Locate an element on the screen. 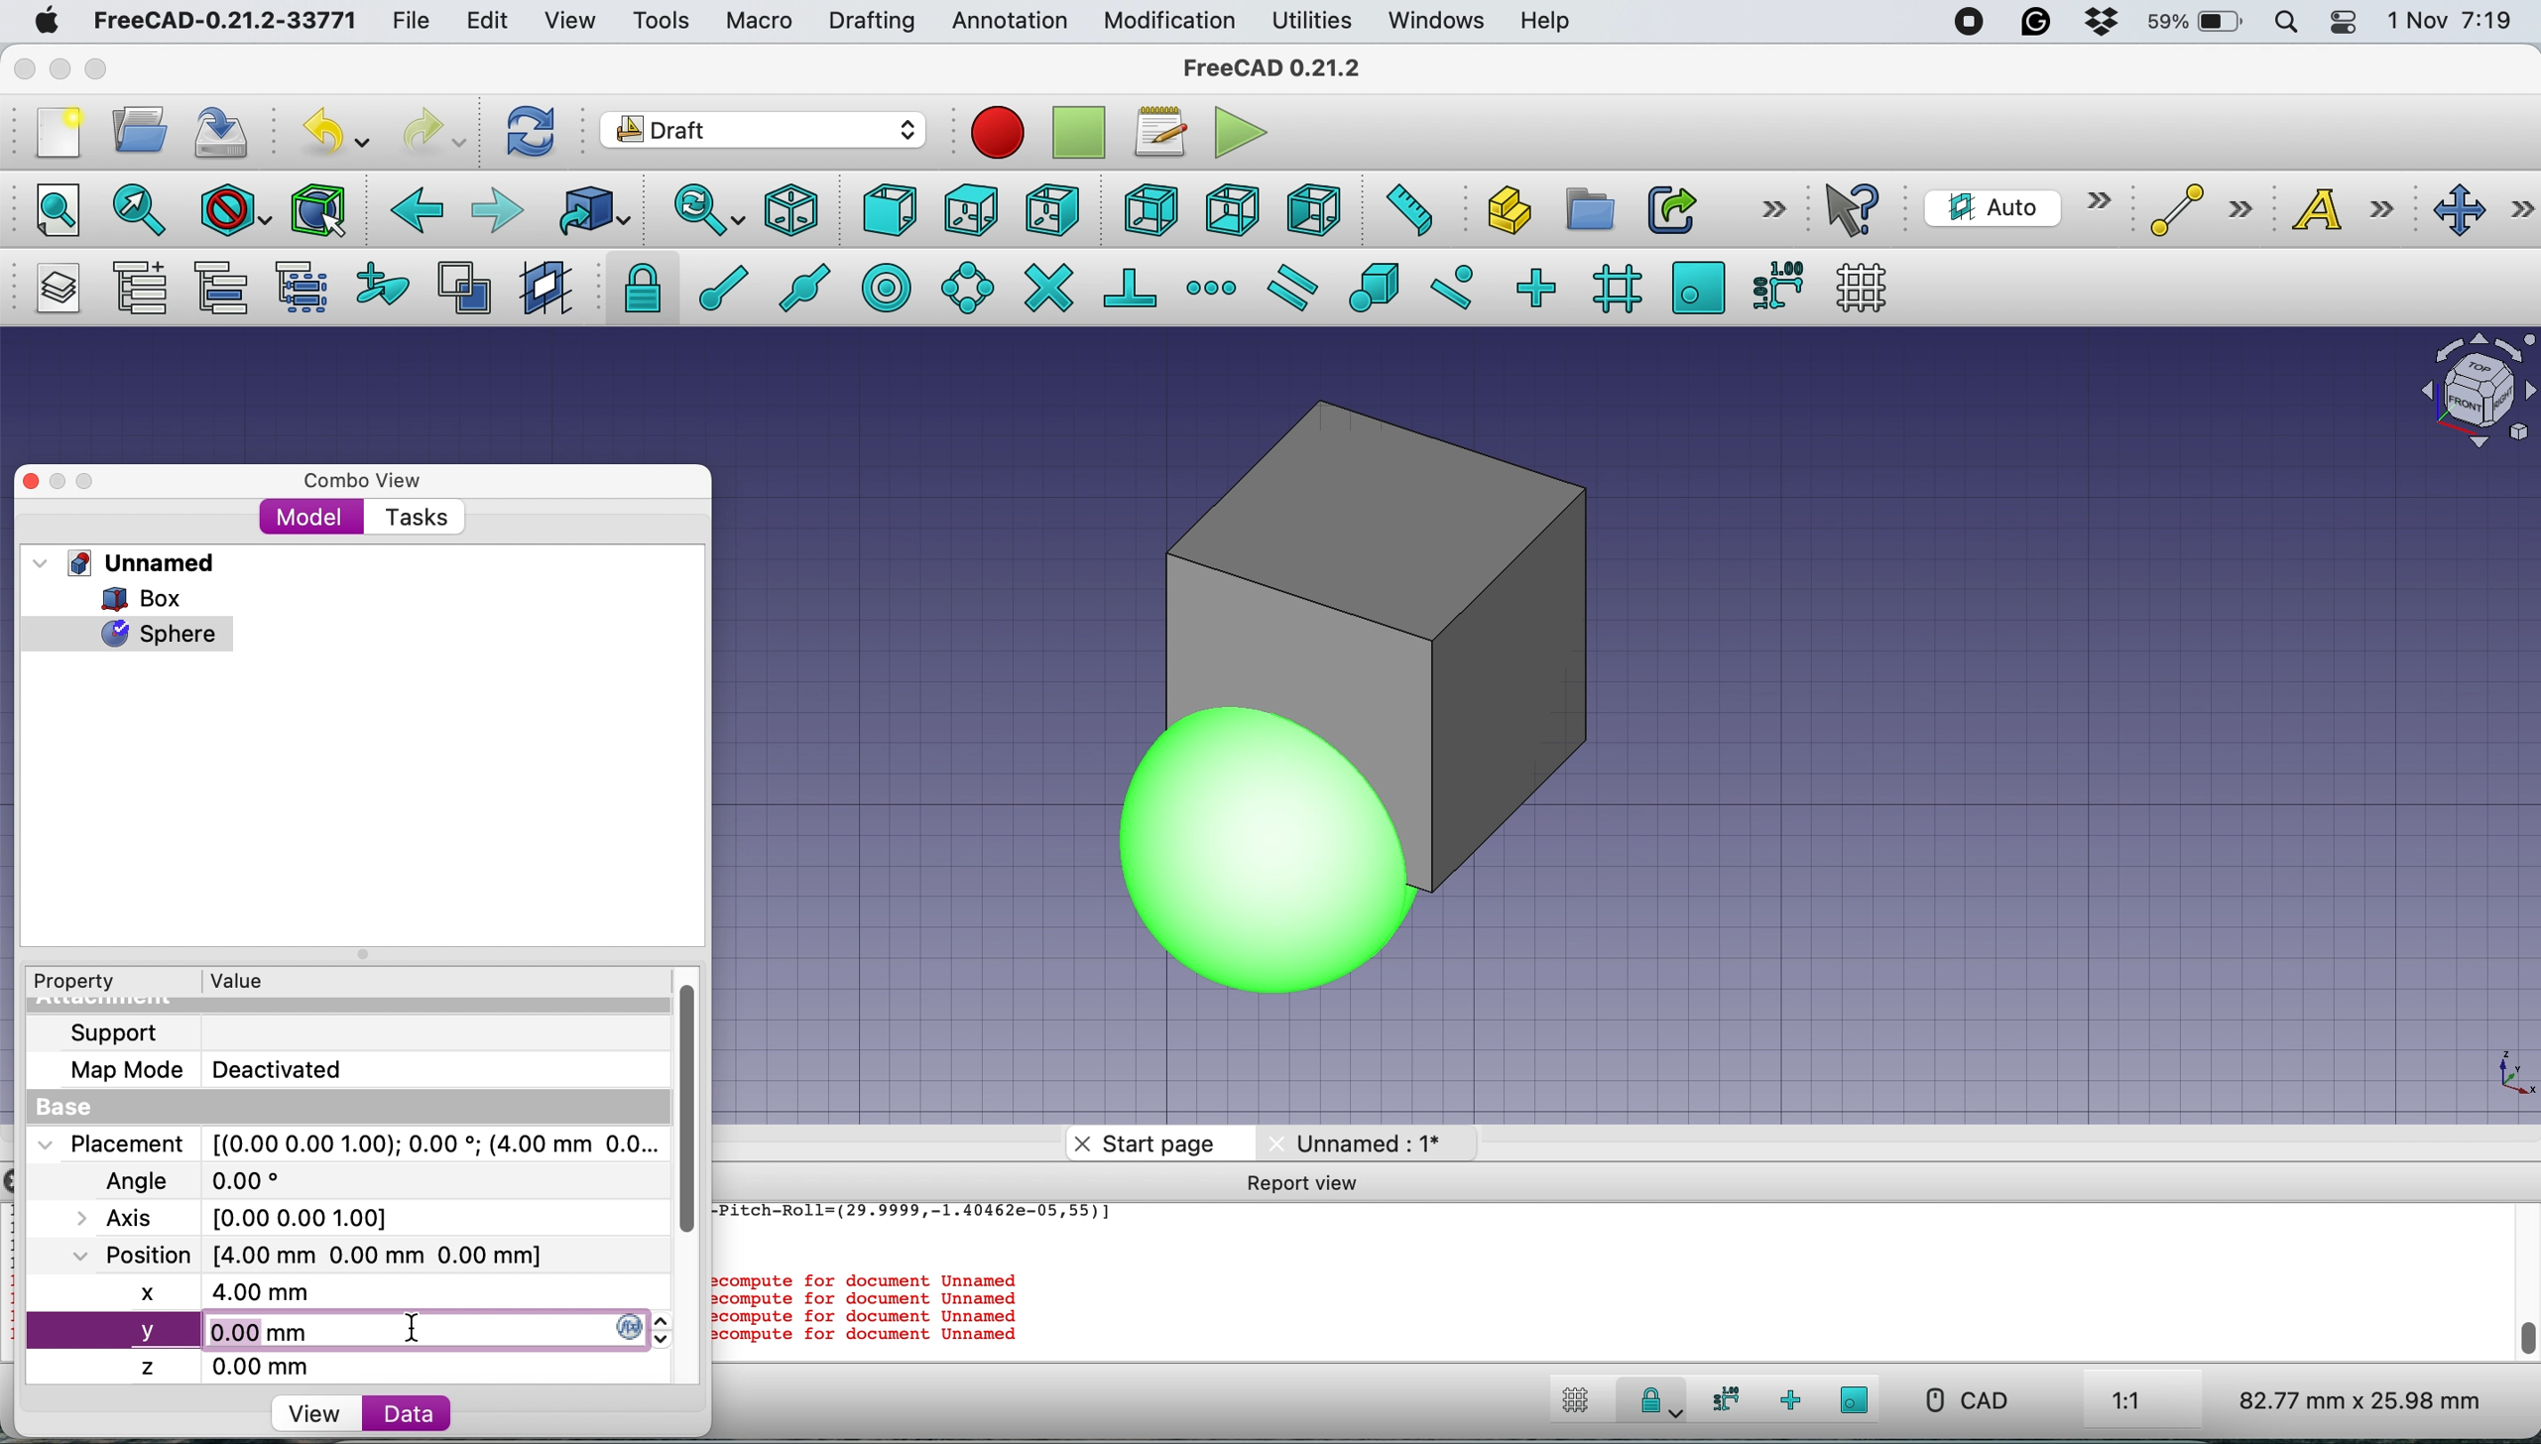 The image size is (2541, 1444). snap intersection is located at coordinates (1047, 286).